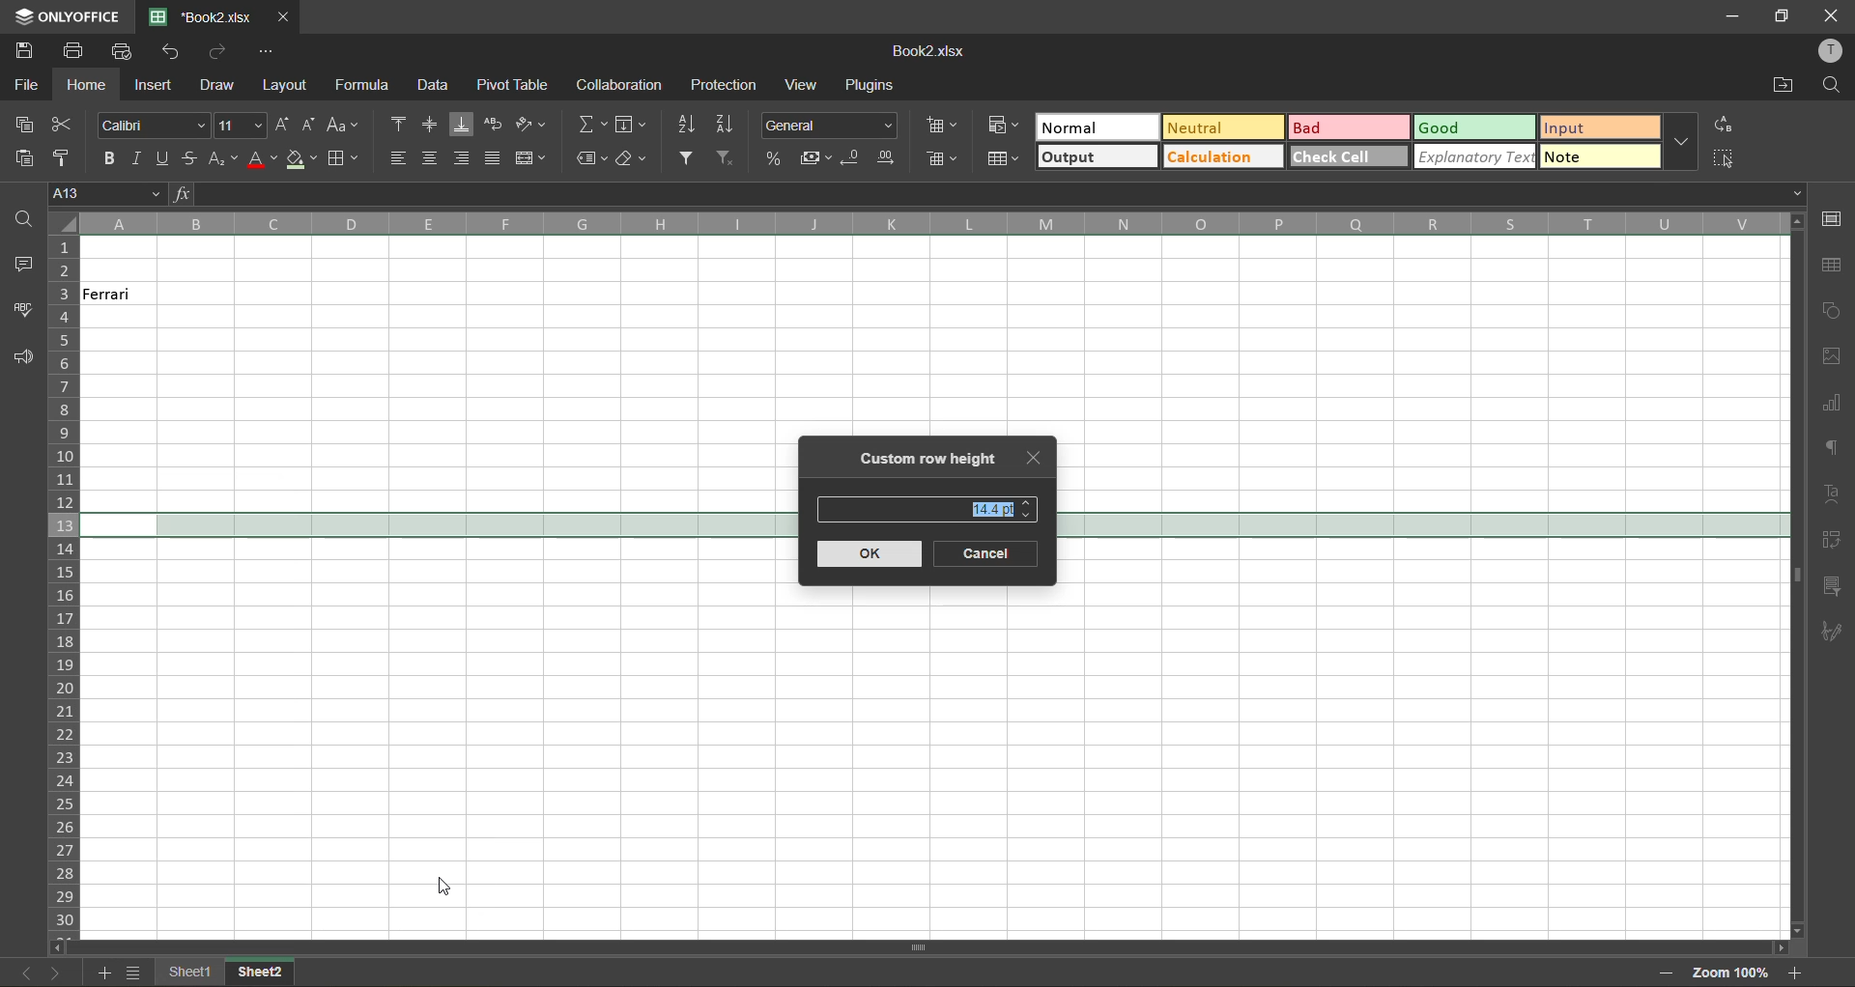 The width and height of the screenshot is (1855, 987). What do you see at coordinates (223, 157) in the screenshot?
I see `sub/superscript` at bounding box center [223, 157].